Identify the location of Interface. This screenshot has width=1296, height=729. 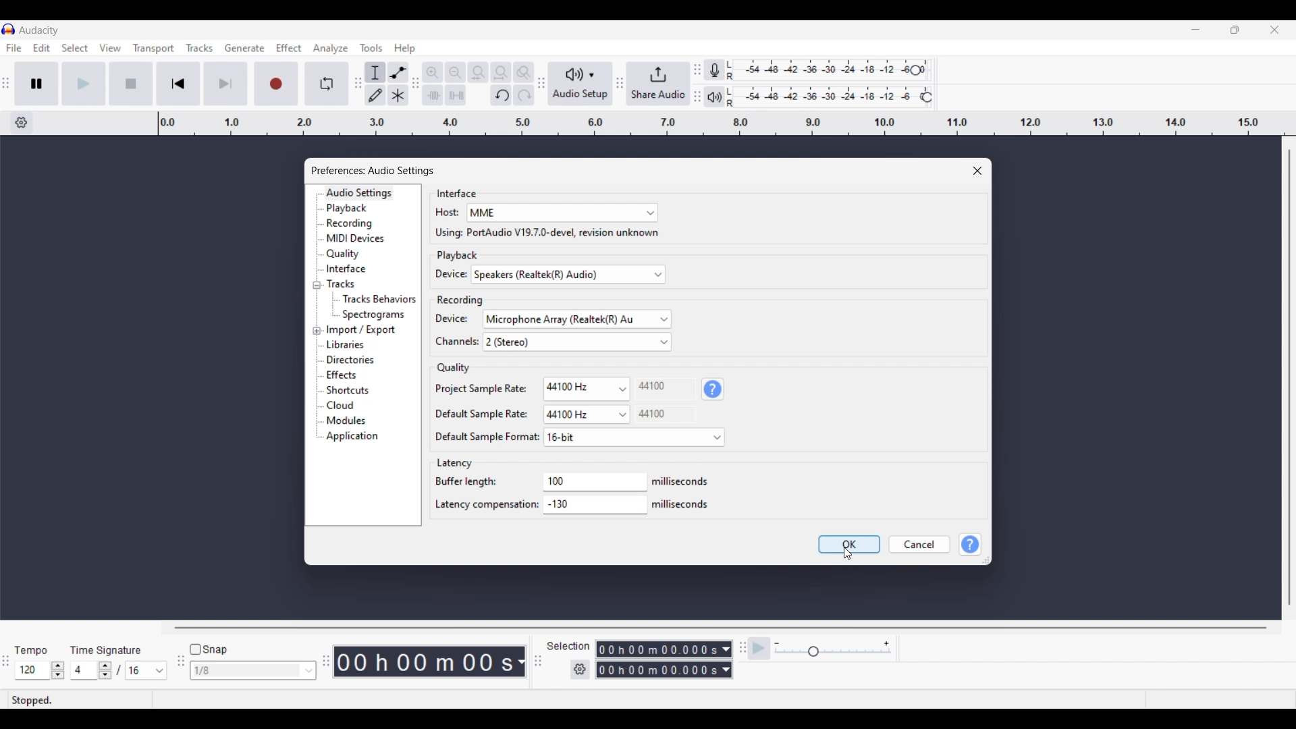
(360, 268).